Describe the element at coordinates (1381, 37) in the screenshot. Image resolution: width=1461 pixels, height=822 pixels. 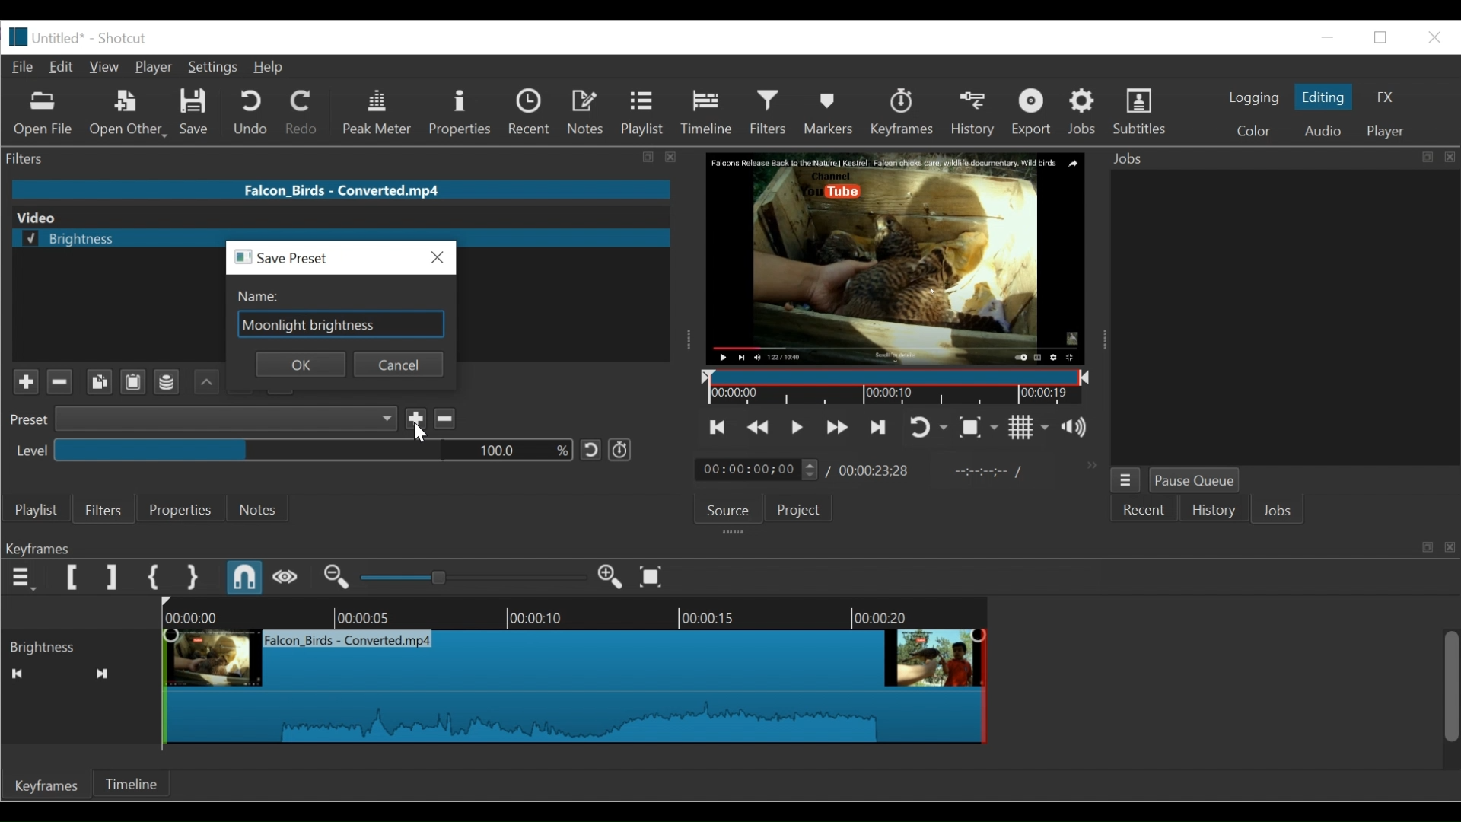
I see `minimize` at that location.